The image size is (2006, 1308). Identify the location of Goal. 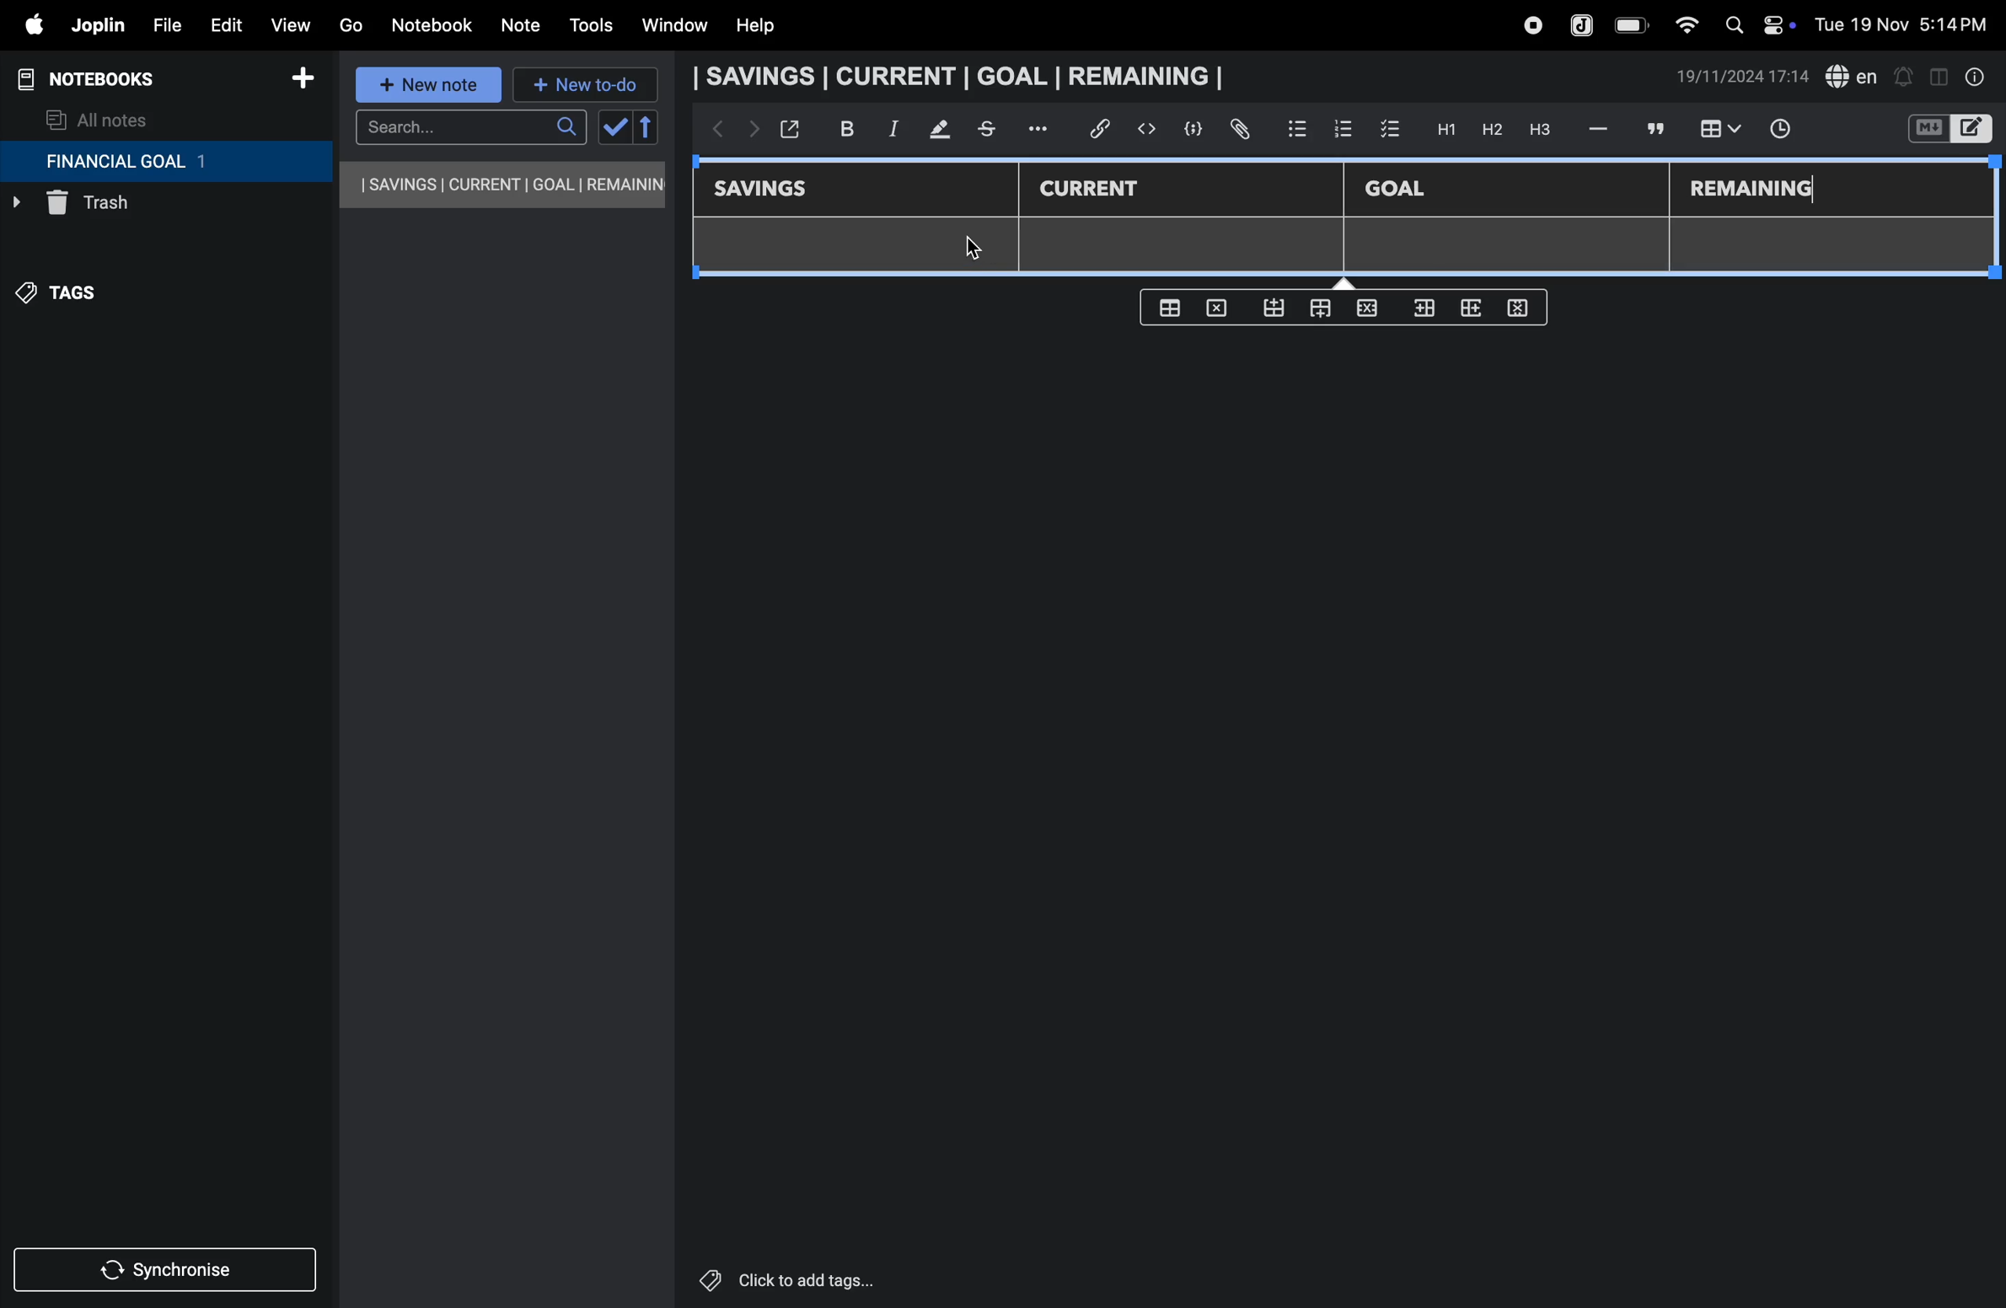
(1407, 190).